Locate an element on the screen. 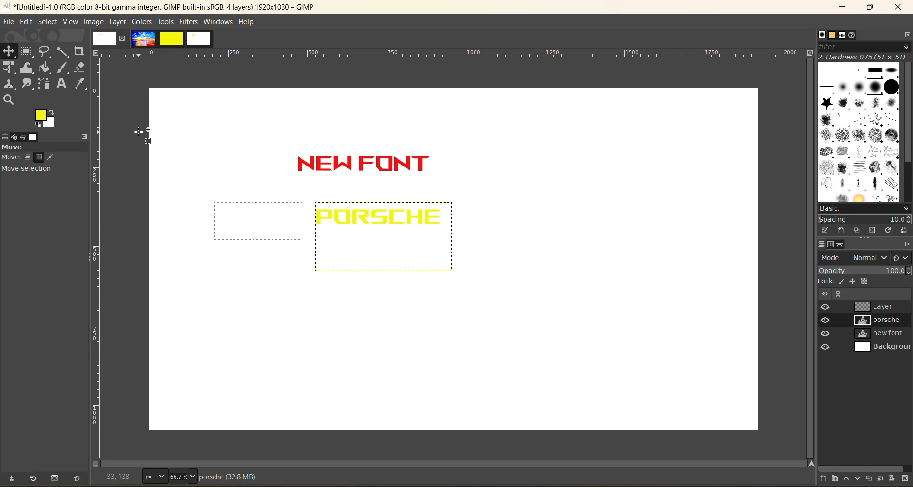  vertical scroll bar is located at coordinates (907, 112).